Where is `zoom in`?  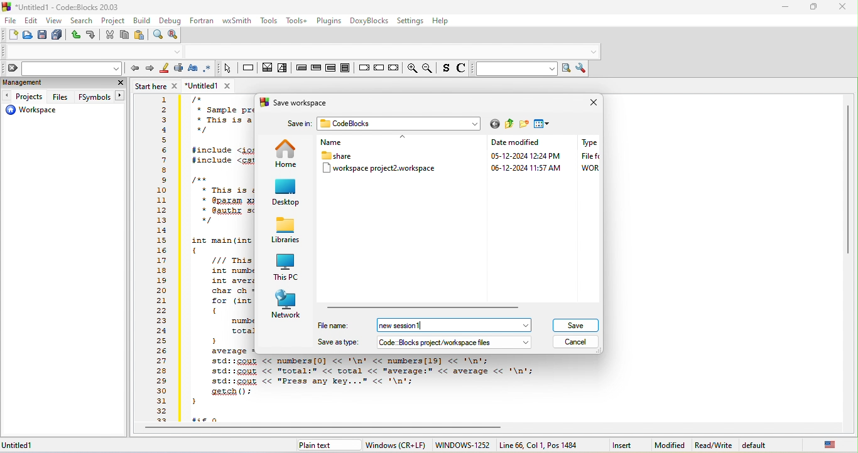 zoom in is located at coordinates (411, 68).